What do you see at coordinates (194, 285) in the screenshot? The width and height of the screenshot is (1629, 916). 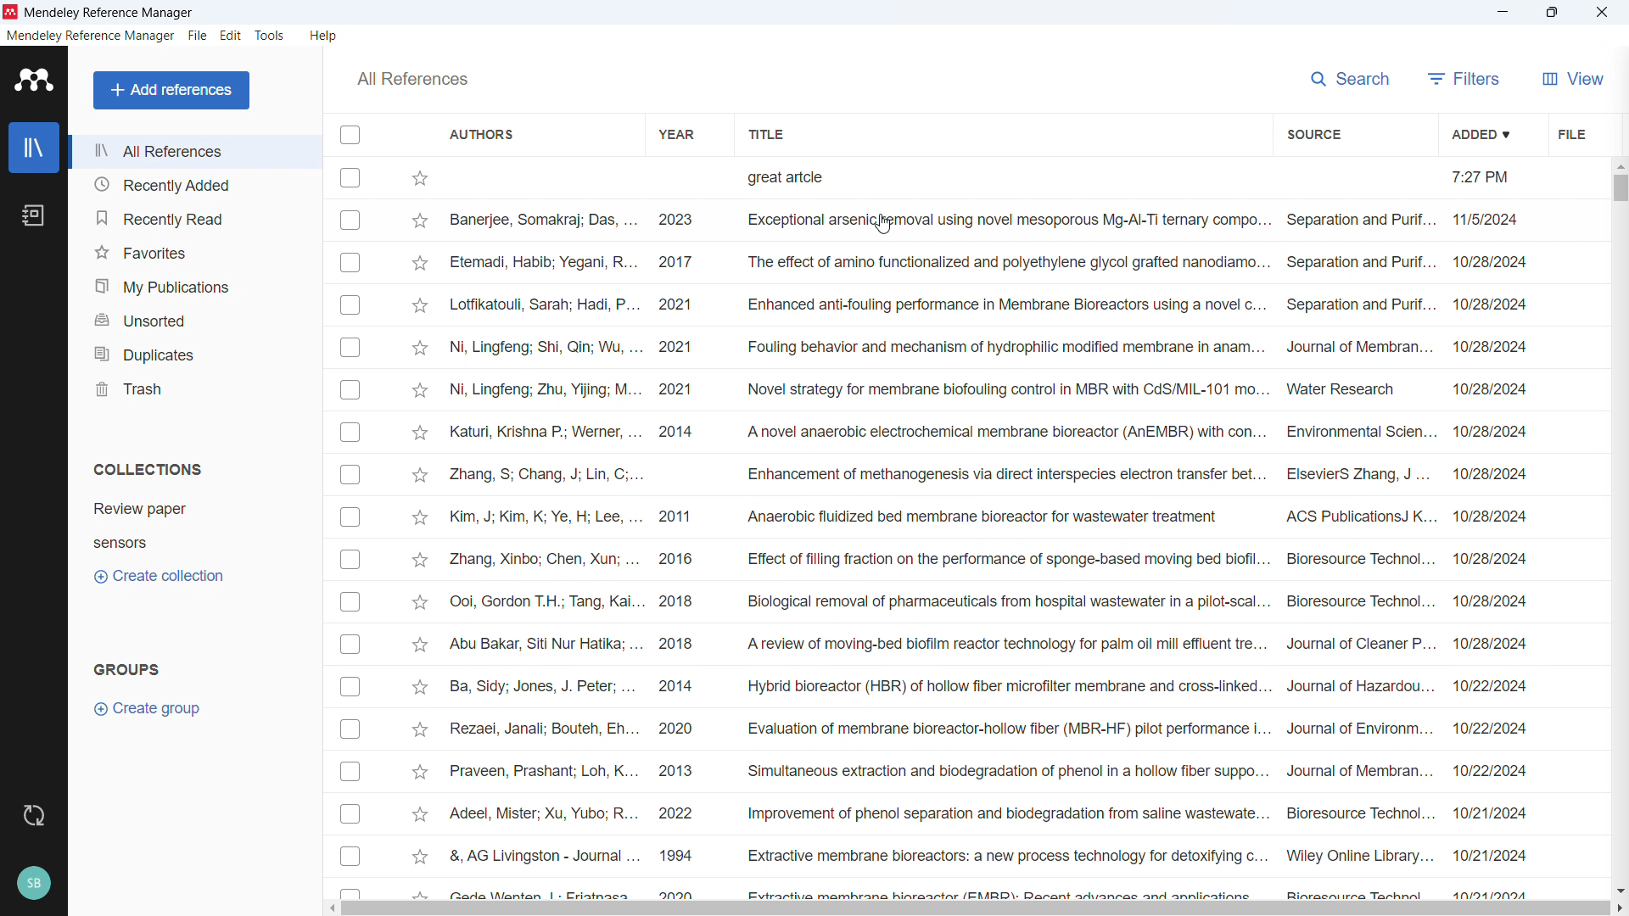 I see `My publications ` at bounding box center [194, 285].